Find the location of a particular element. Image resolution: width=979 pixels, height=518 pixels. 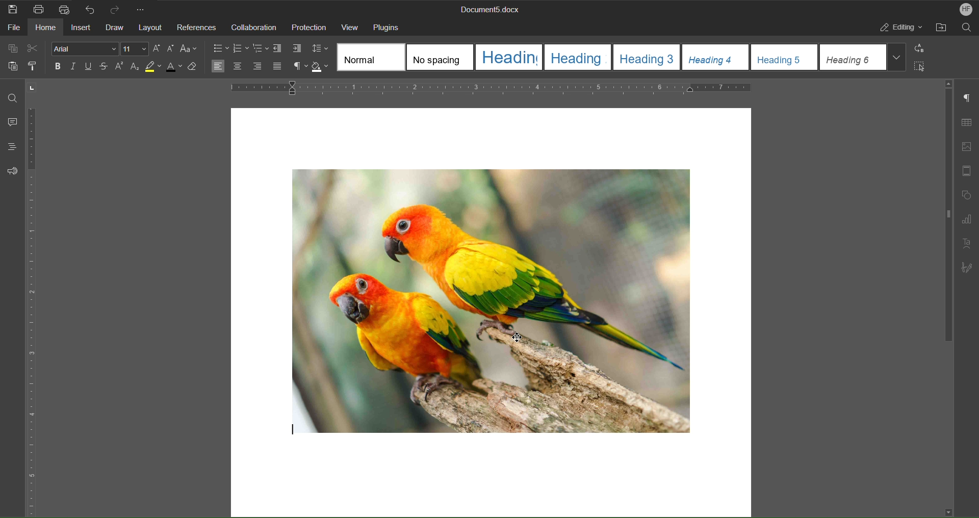

More is located at coordinates (143, 9).